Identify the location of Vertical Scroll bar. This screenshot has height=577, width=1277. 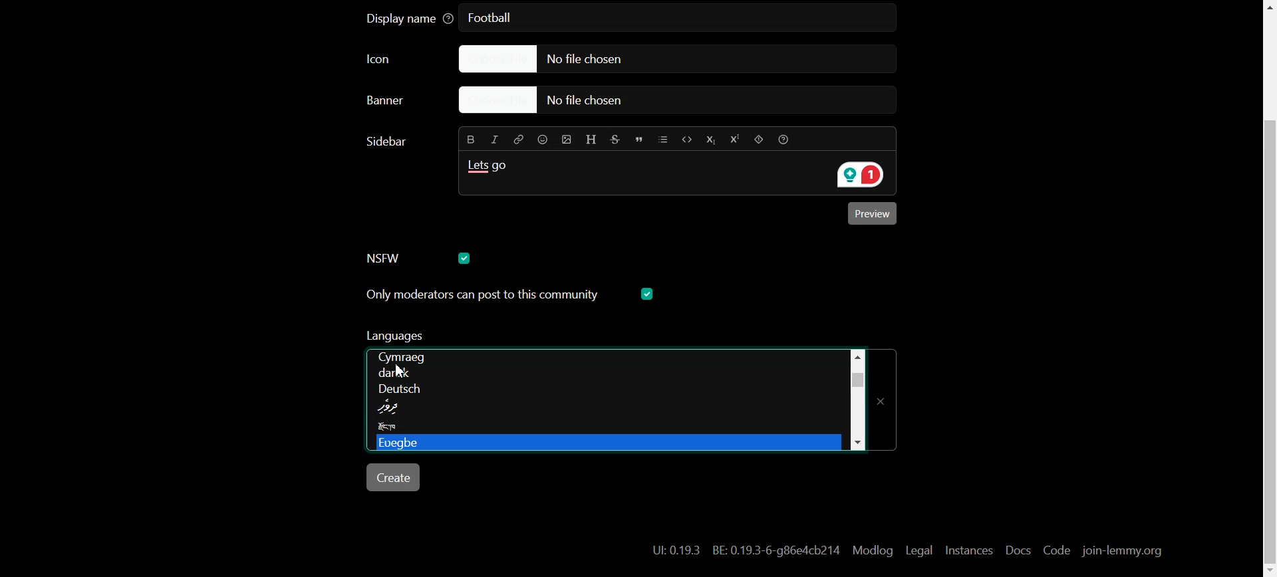
(1266, 288).